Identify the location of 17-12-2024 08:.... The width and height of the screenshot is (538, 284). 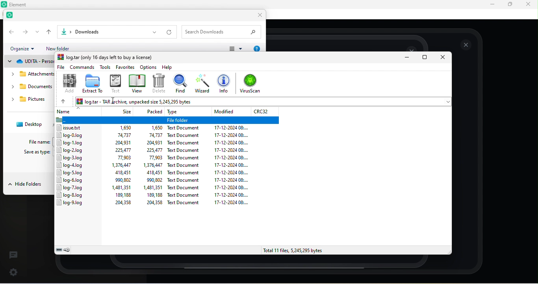
(233, 188).